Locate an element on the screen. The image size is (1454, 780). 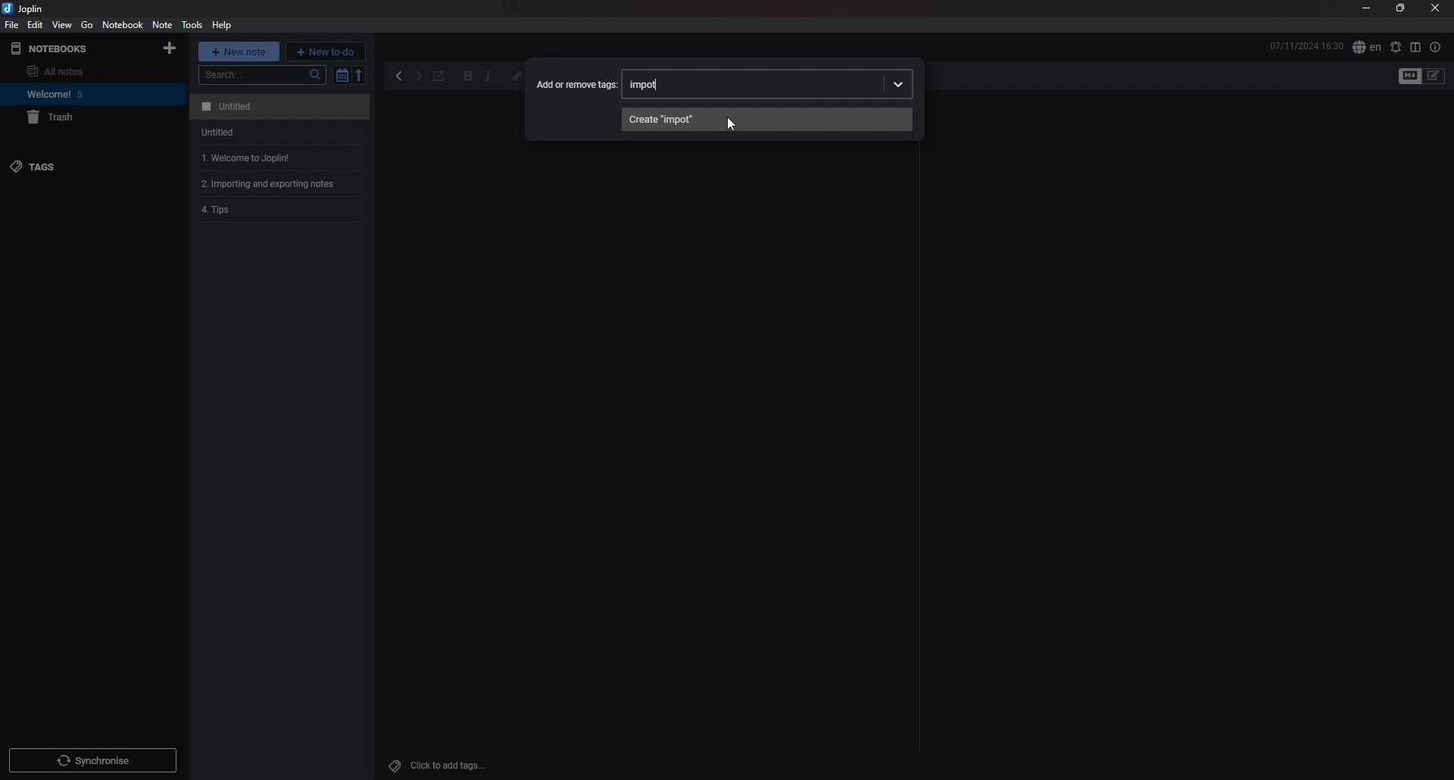
notebook is located at coordinates (123, 25).